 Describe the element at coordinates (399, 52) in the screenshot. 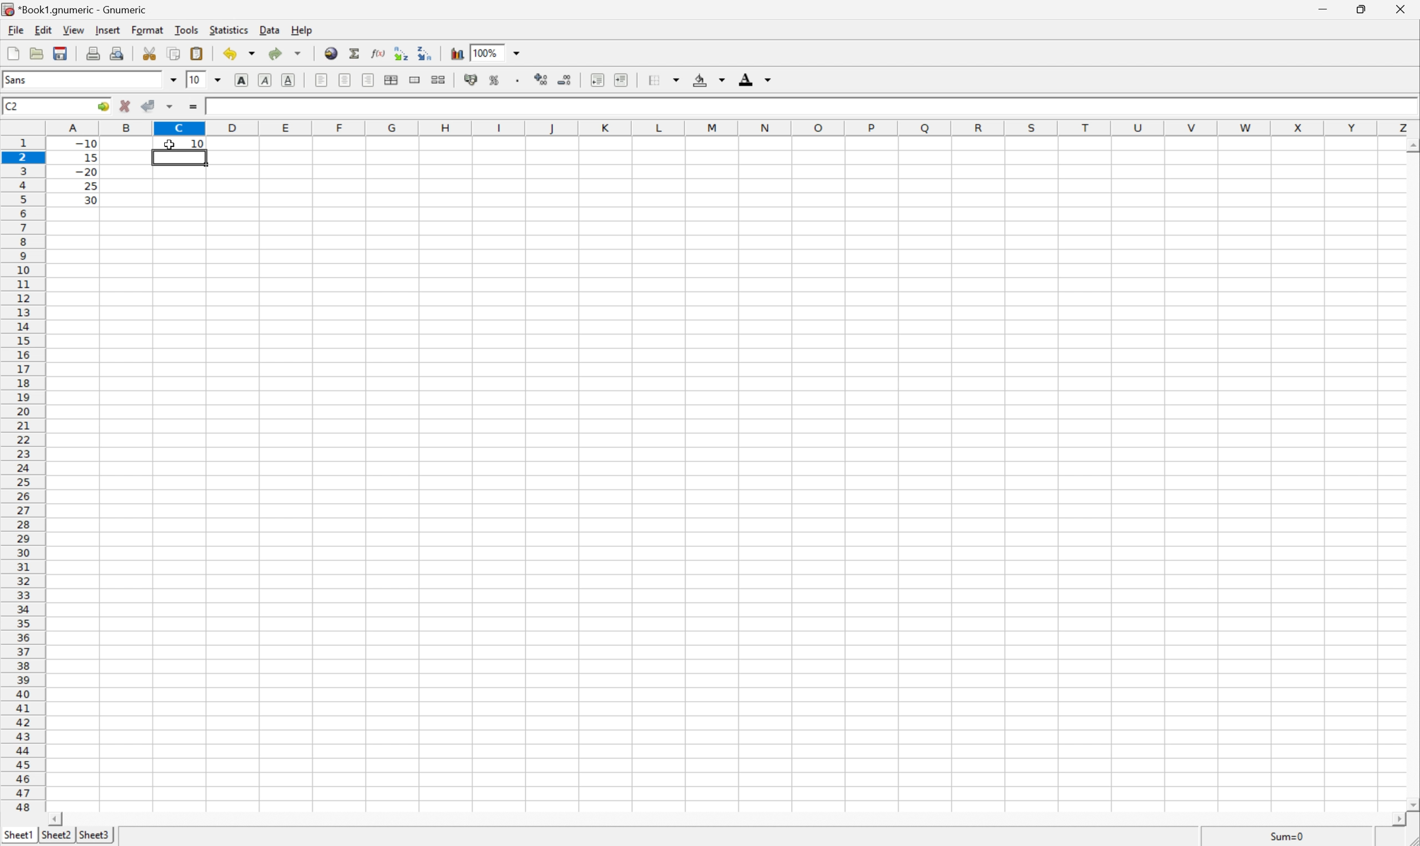

I see `Sort the selected region in ascending order based on the first column selected` at that location.